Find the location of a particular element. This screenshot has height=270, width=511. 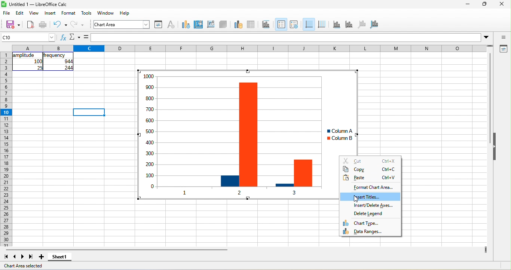

3d view is located at coordinates (223, 25).